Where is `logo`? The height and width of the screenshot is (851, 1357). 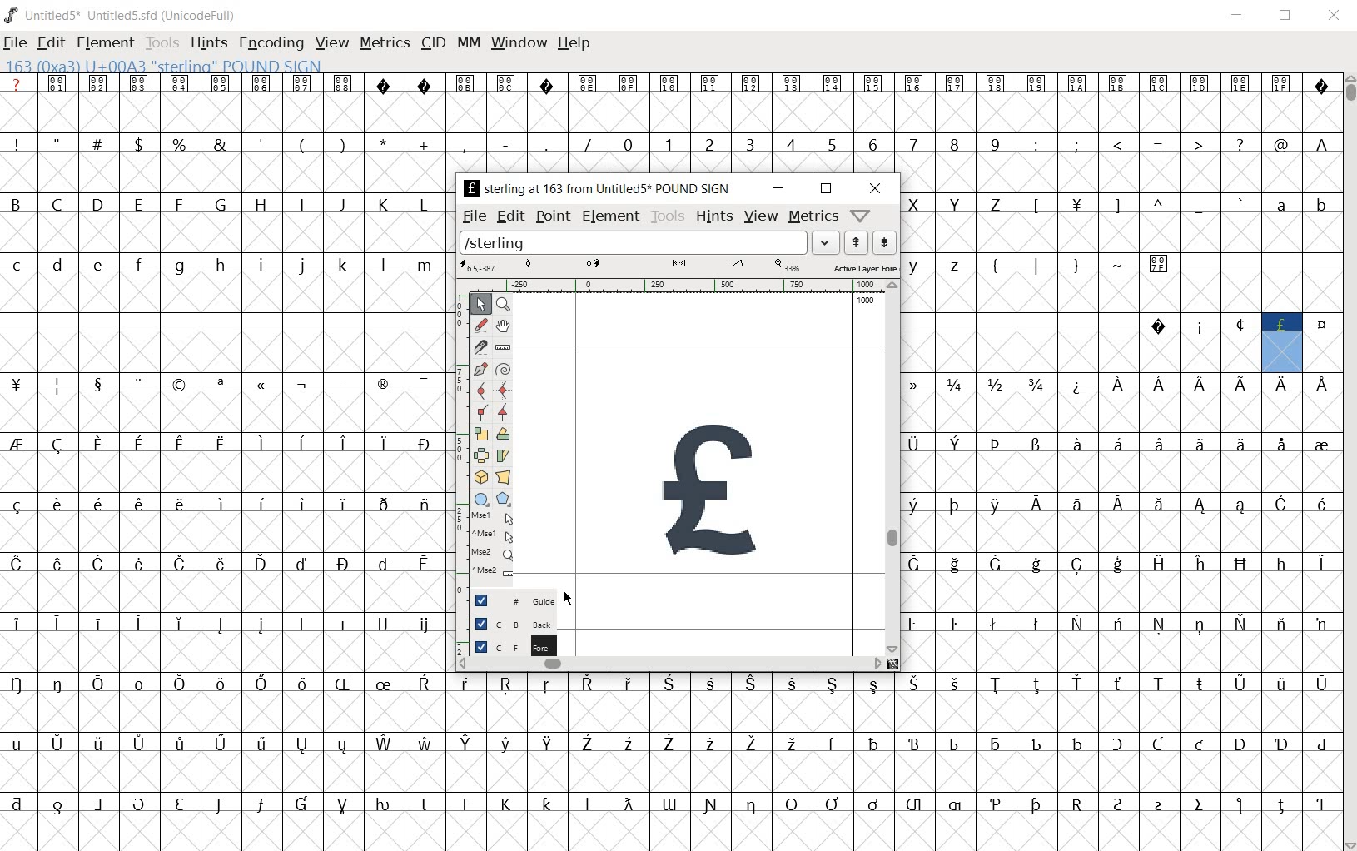
logo is located at coordinates (12, 14).